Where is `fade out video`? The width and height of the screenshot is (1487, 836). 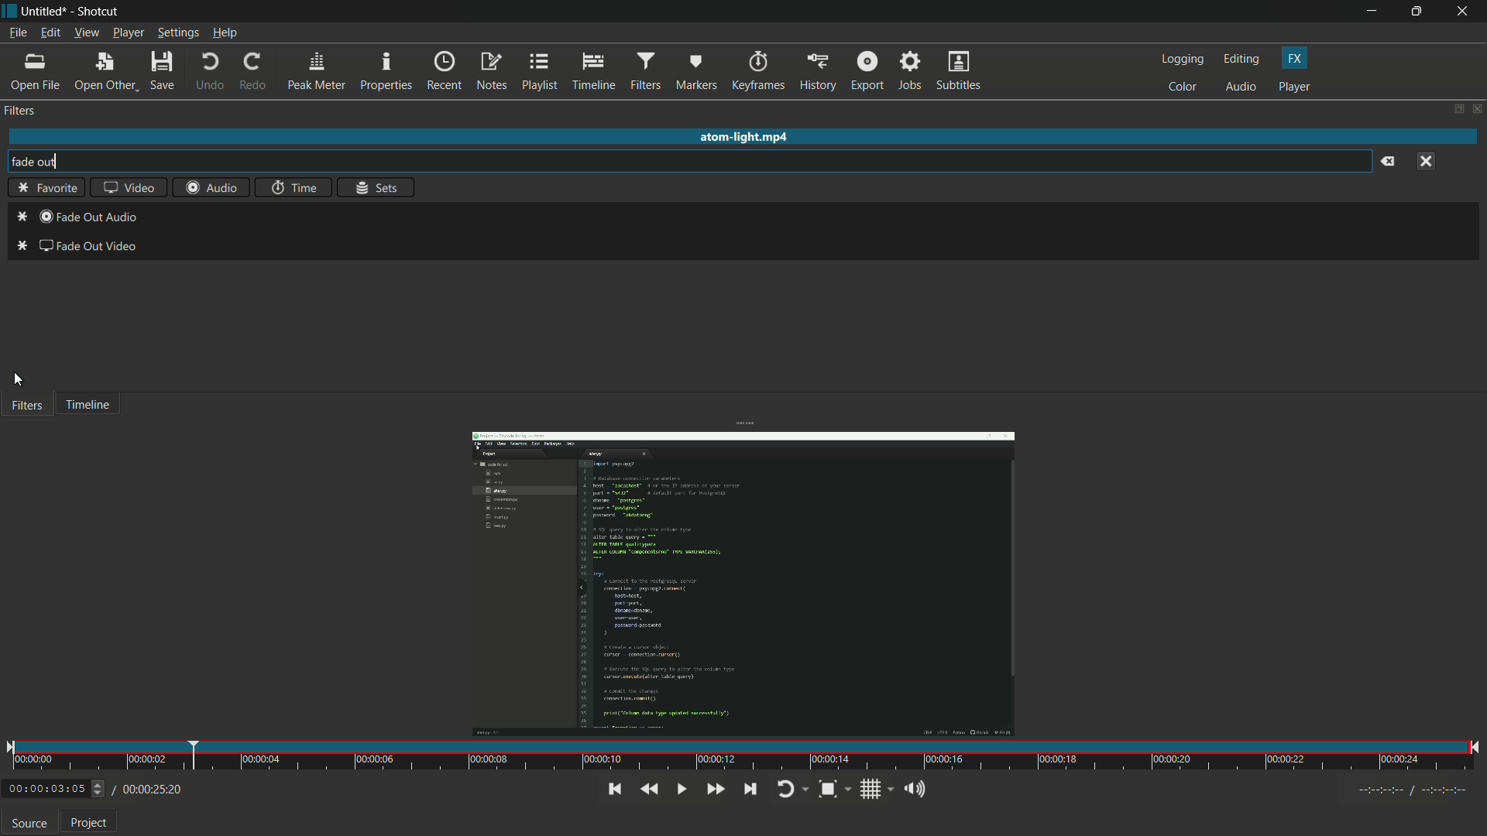
fade out video is located at coordinates (75, 249).